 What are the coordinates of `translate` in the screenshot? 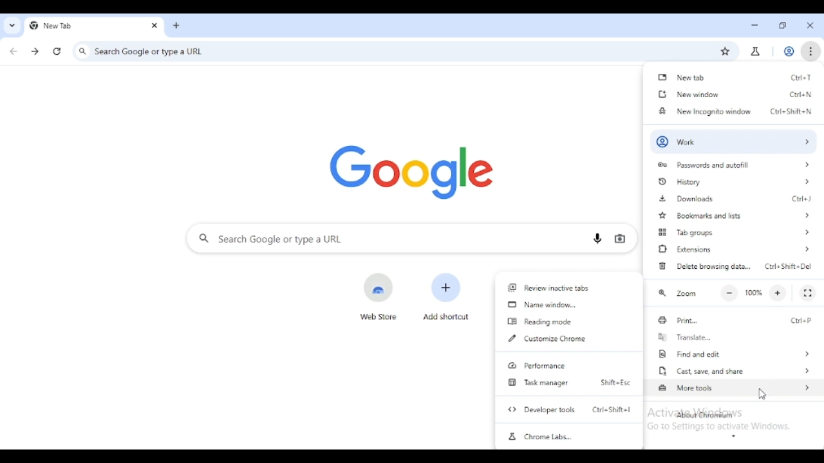 It's located at (687, 337).